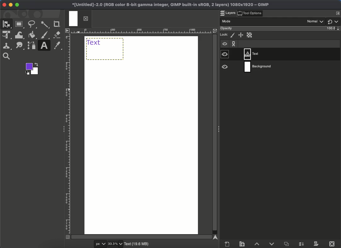 The width and height of the screenshot is (341, 248). What do you see at coordinates (338, 13) in the screenshot?
I see `Menu` at bounding box center [338, 13].